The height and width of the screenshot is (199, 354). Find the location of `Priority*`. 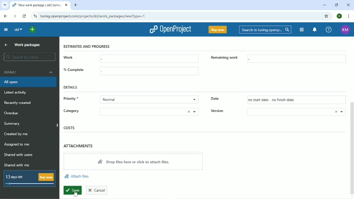

Priority* is located at coordinates (76, 100).